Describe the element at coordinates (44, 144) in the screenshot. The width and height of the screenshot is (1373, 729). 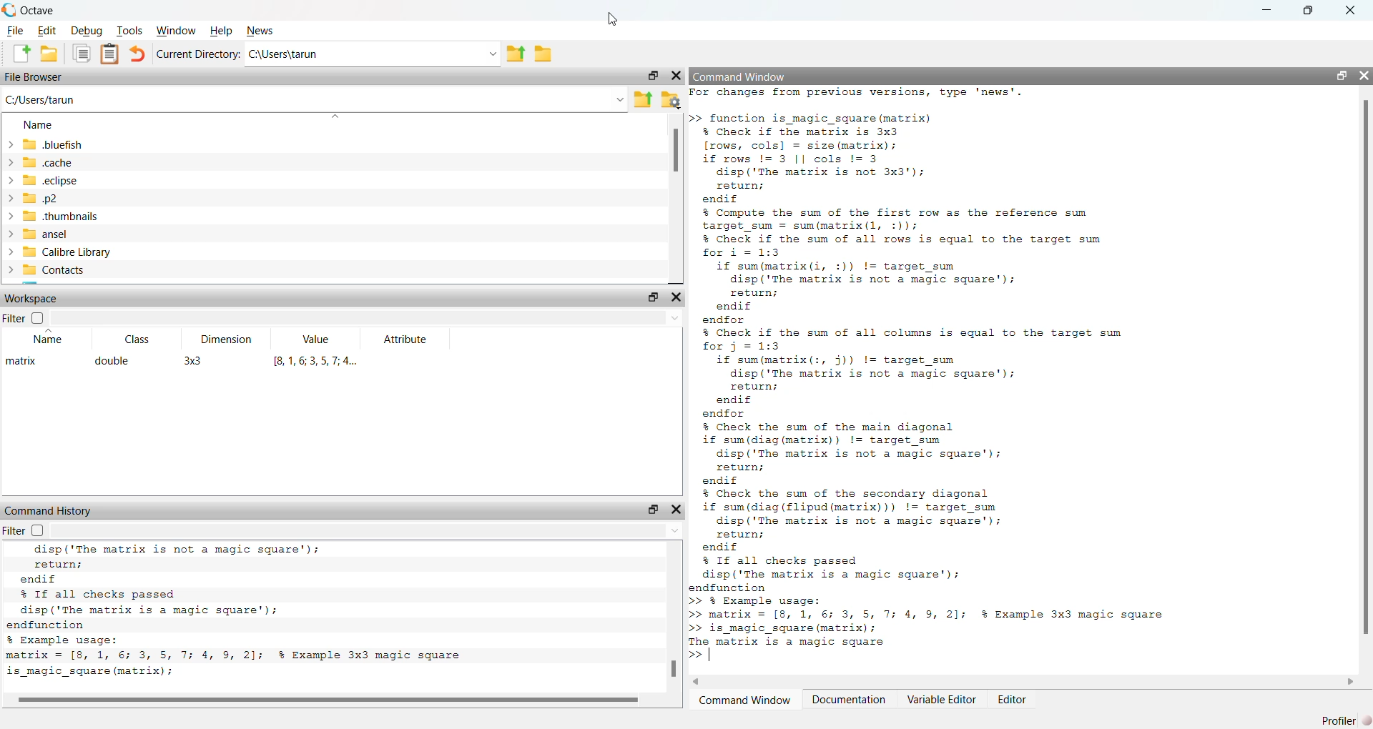
I see `.bluefish` at that location.